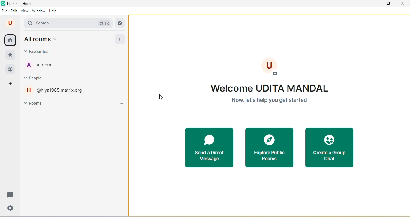 This screenshot has width=410, height=217. I want to click on rooms, so click(36, 103).